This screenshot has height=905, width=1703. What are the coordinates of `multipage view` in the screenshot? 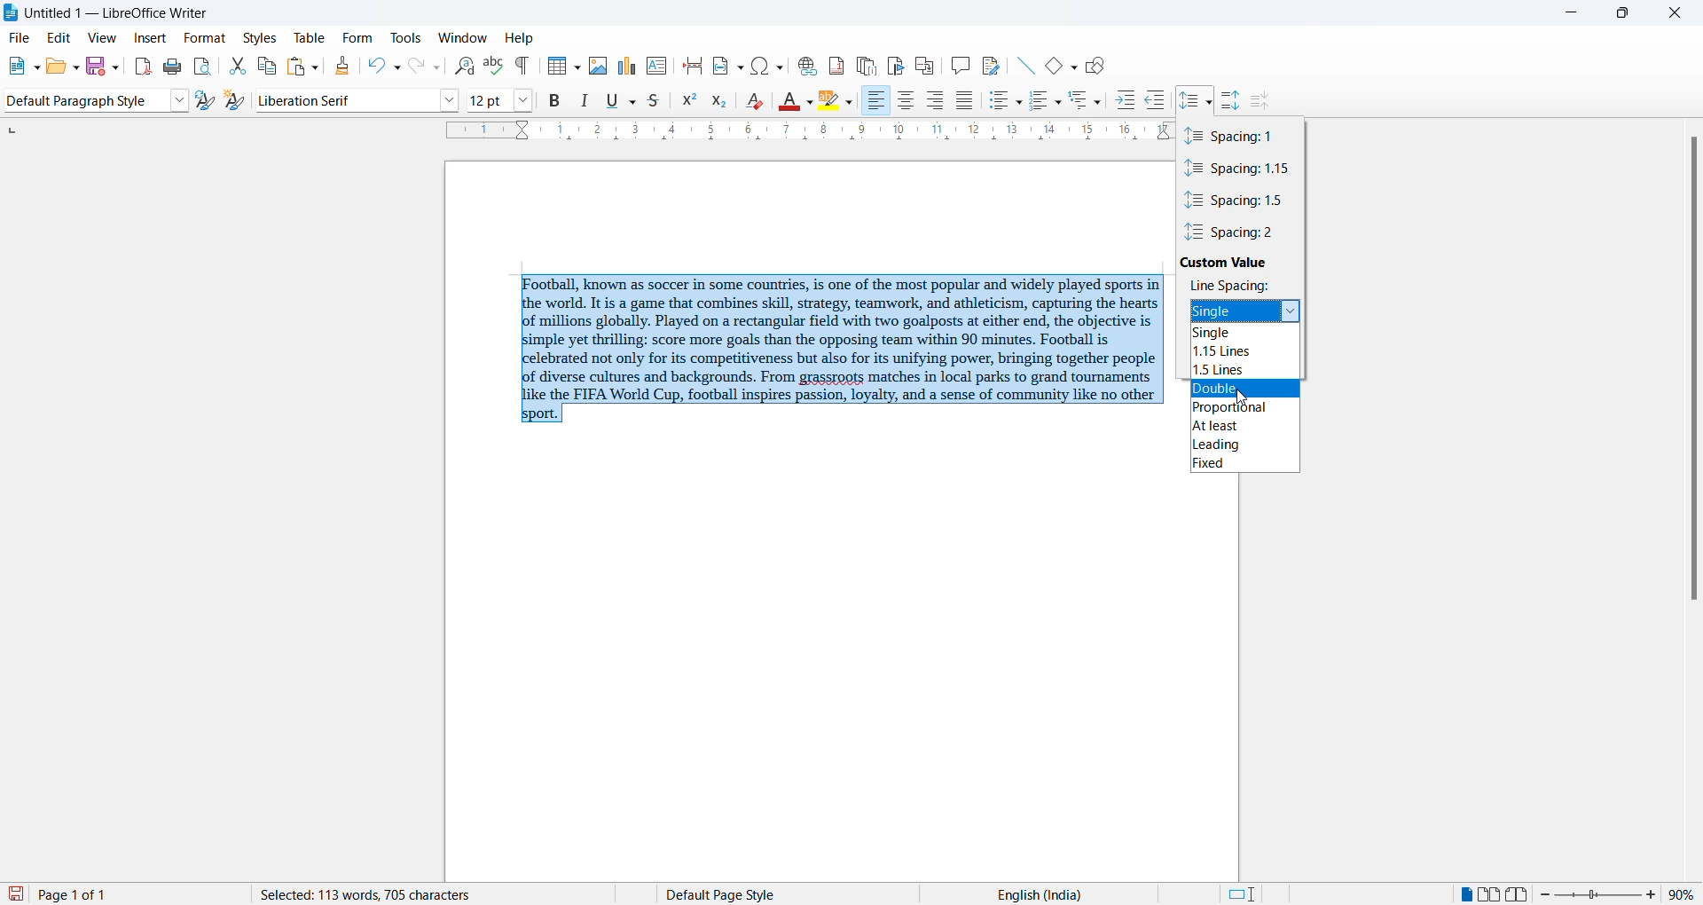 It's located at (1492, 896).